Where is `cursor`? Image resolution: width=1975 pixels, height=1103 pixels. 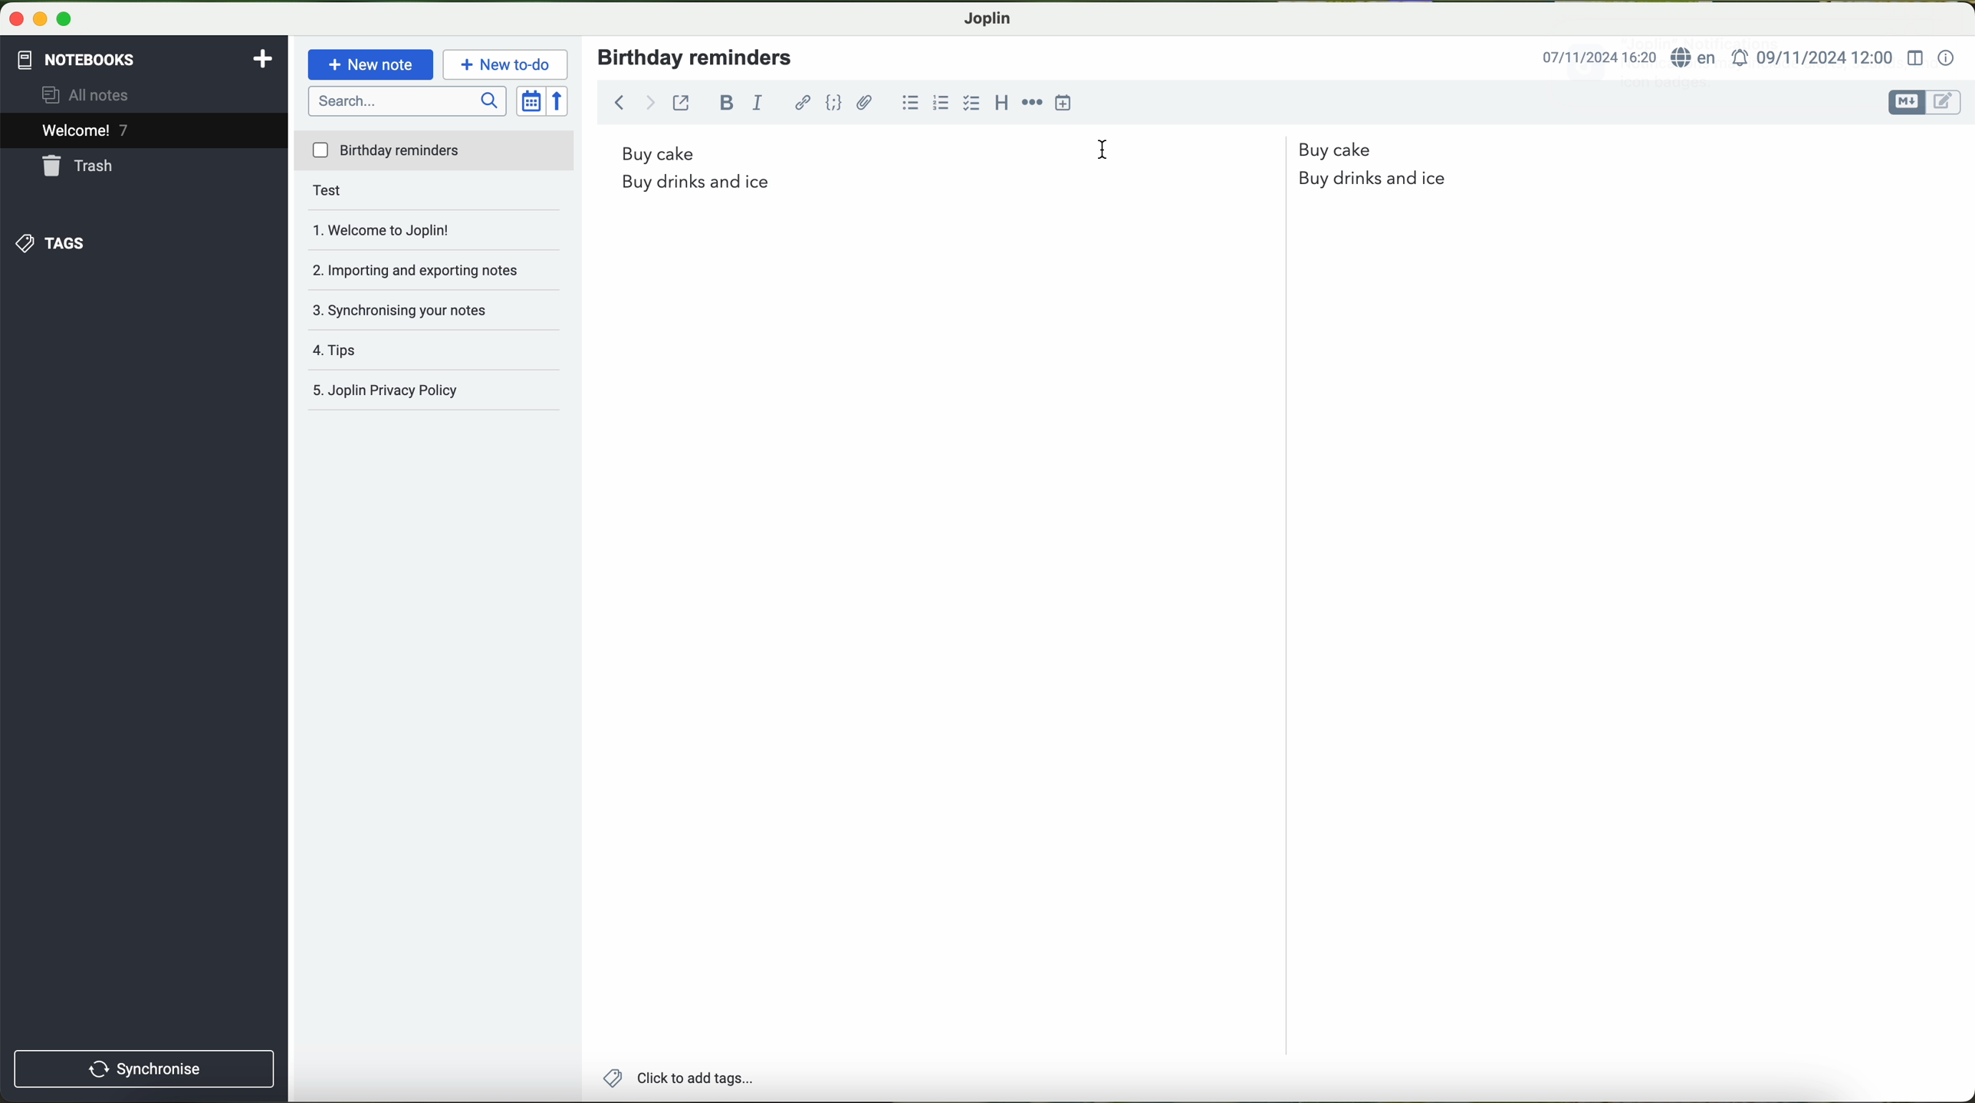 cursor is located at coordinates (1098, 153).